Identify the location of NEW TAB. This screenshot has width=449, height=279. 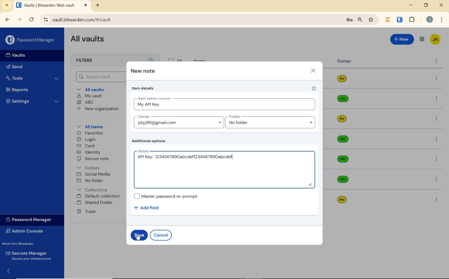
(98, 5).